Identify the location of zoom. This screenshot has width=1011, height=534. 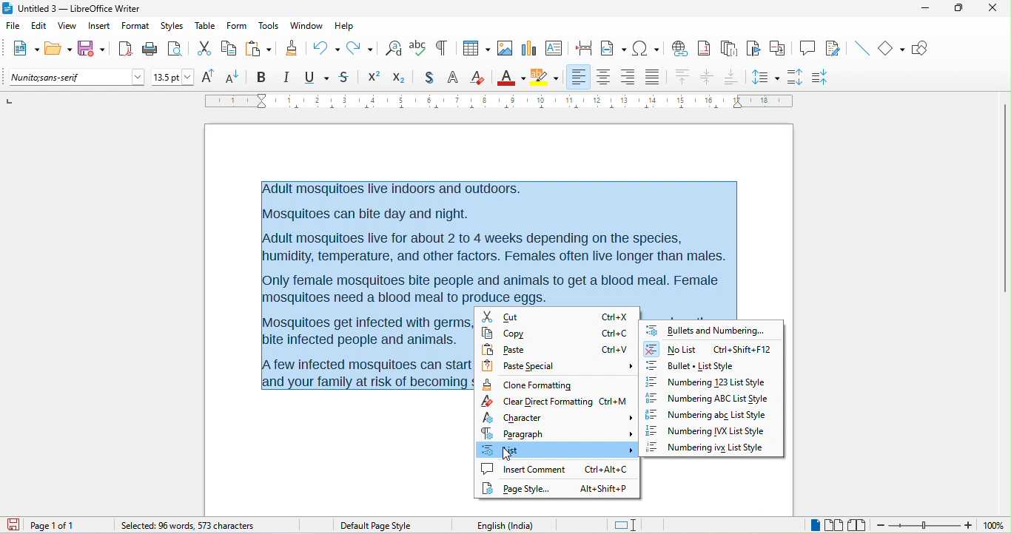
(941, 526).